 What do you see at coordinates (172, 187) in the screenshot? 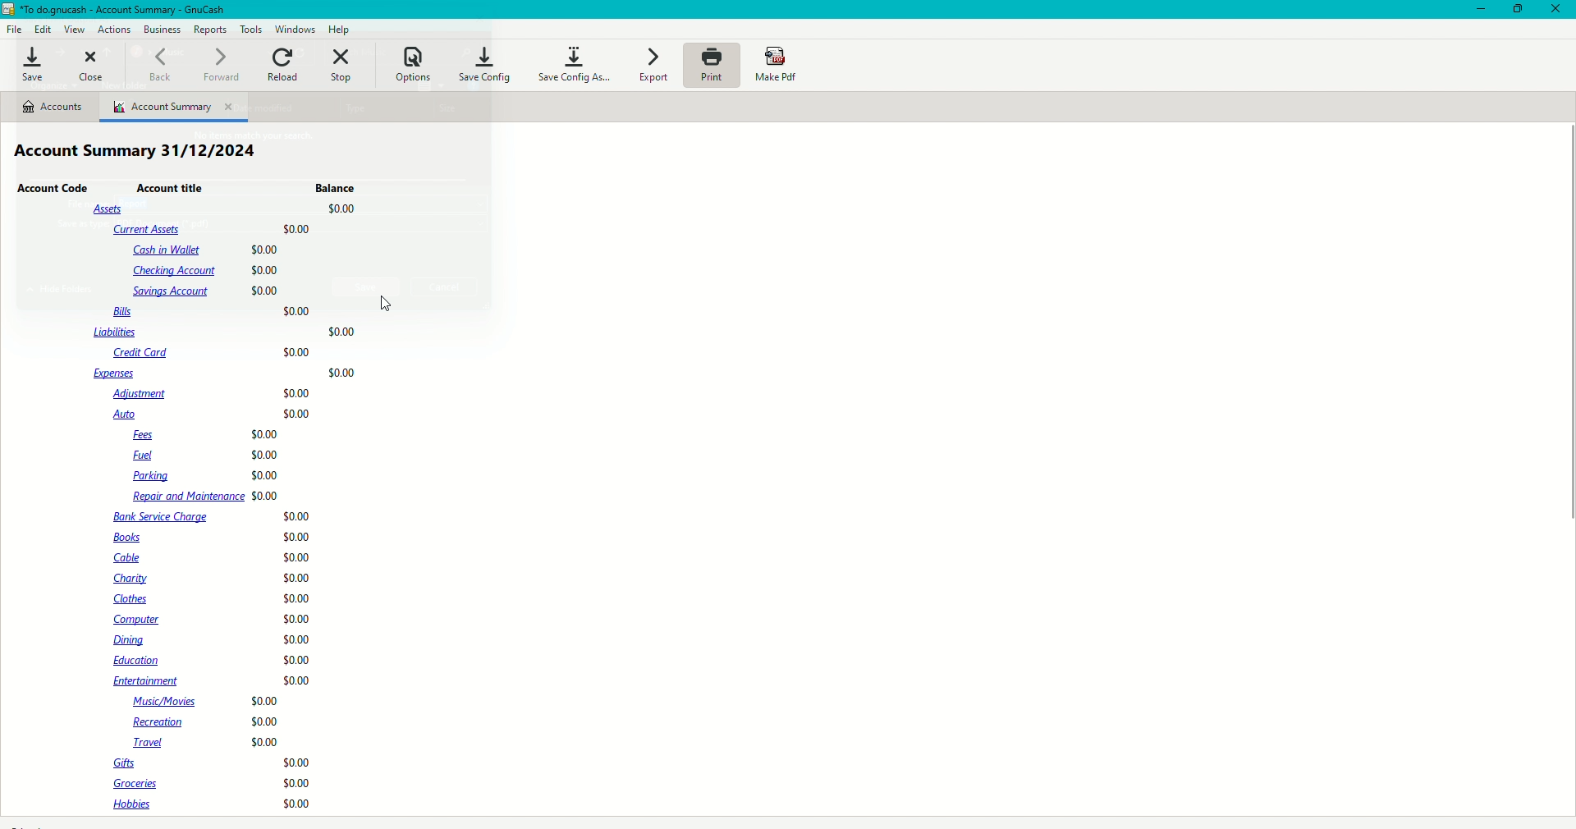
I see `Account Title` at bounding box center [172, 187].